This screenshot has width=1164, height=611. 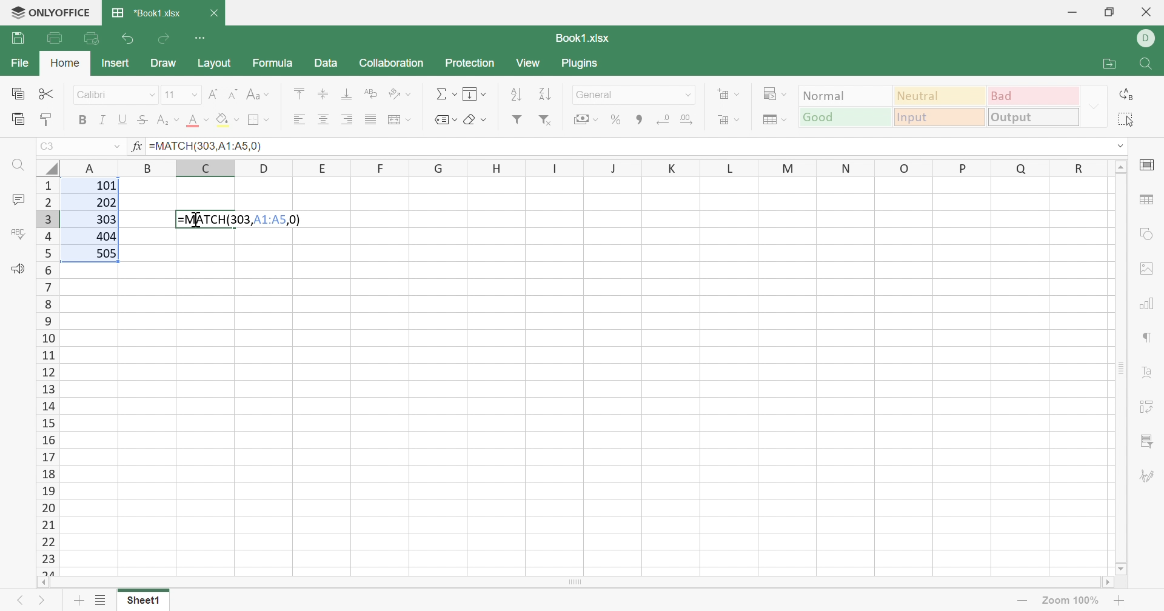 I want to click on Percent, so click(x=618, y=121).